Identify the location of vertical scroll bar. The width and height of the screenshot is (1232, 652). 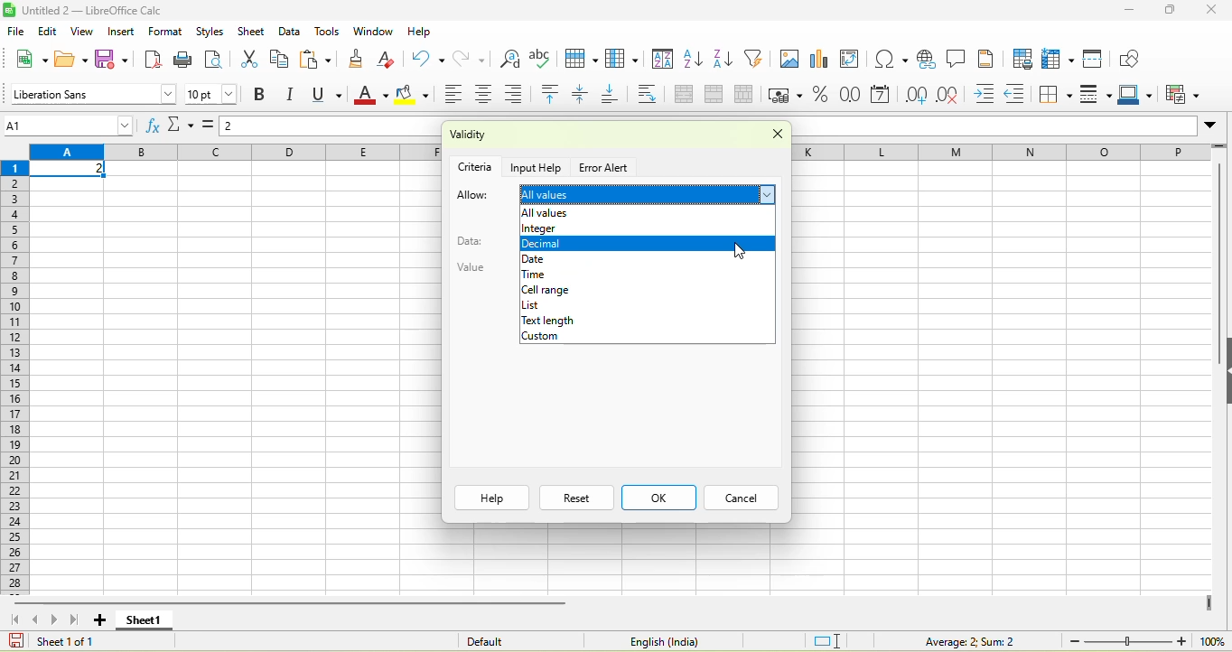
(1217, 271).